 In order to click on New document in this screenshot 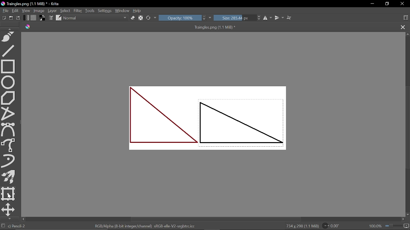, I will do `click(3, 17)`.